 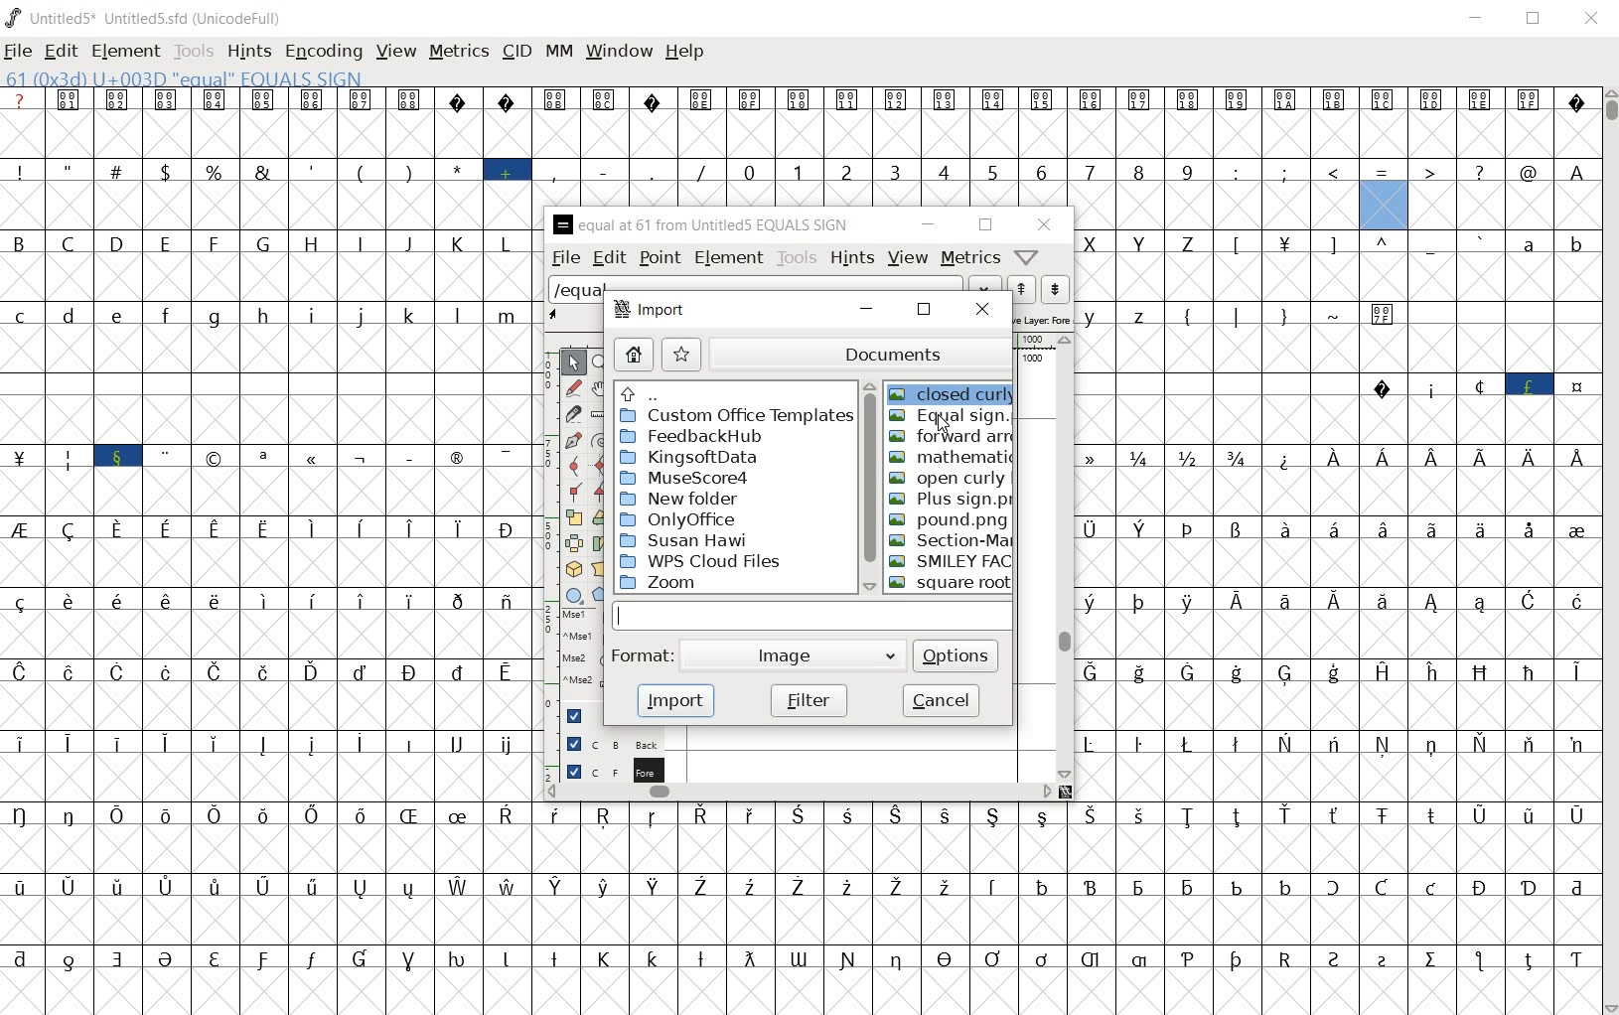 I want to click on file, so click(x=563, y=258).